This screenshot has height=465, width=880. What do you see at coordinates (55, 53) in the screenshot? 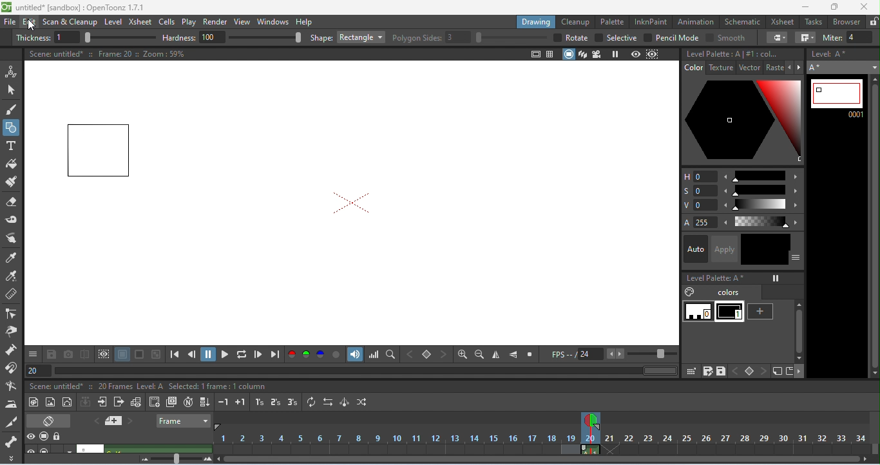
I see `scene untitled` at bounding box center [55, 53].